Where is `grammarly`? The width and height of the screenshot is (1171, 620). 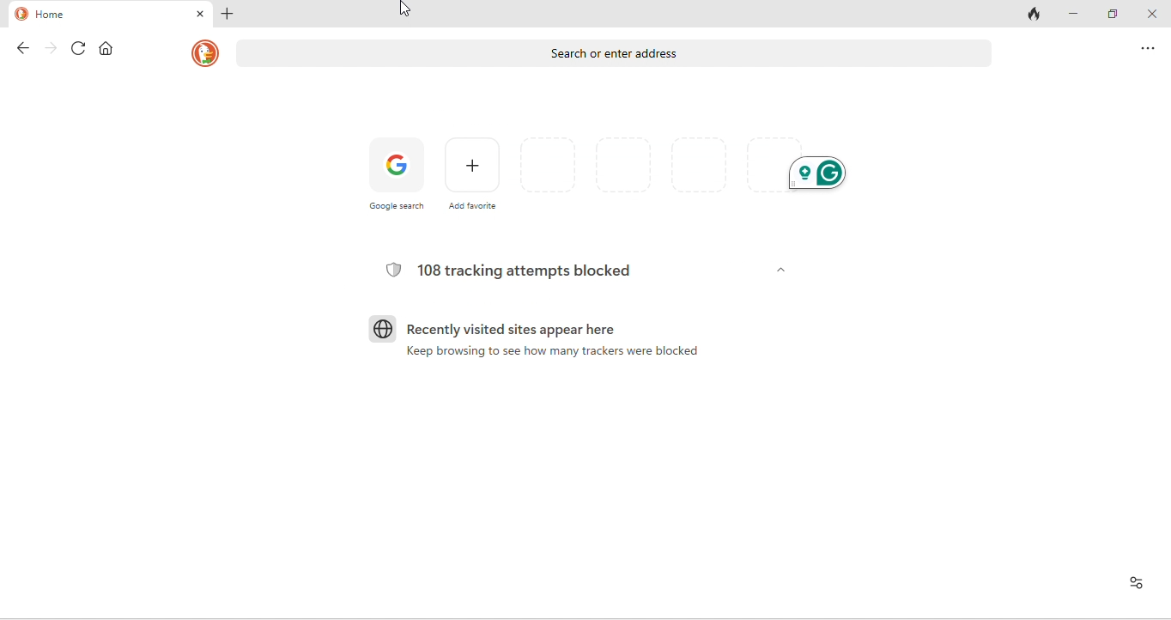 grammarly is located at coordinates (816, 173).